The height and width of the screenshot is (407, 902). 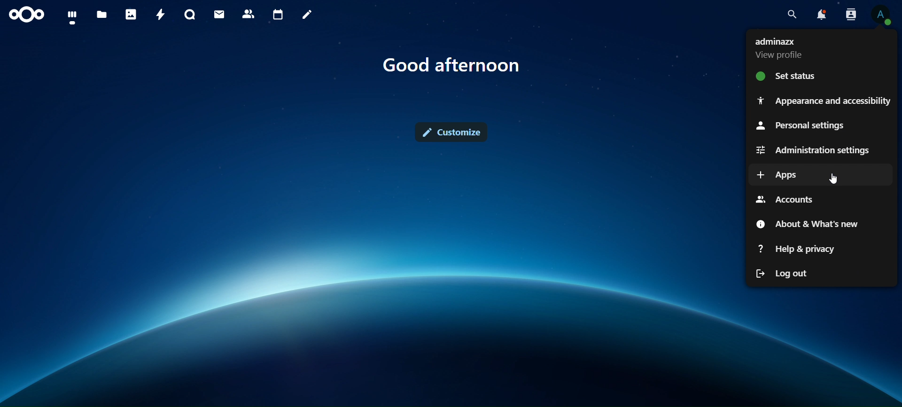 I want to click on mail, so click(x=219, y=13).